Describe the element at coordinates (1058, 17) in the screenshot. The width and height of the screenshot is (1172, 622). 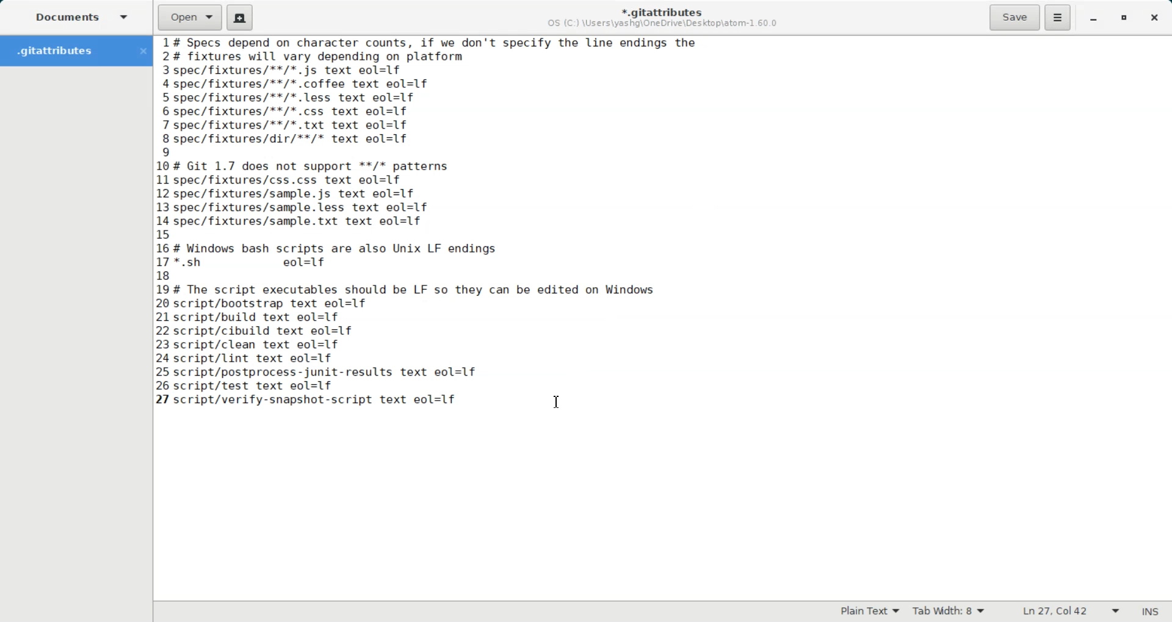
I see `Hamburger Settings` at that location.